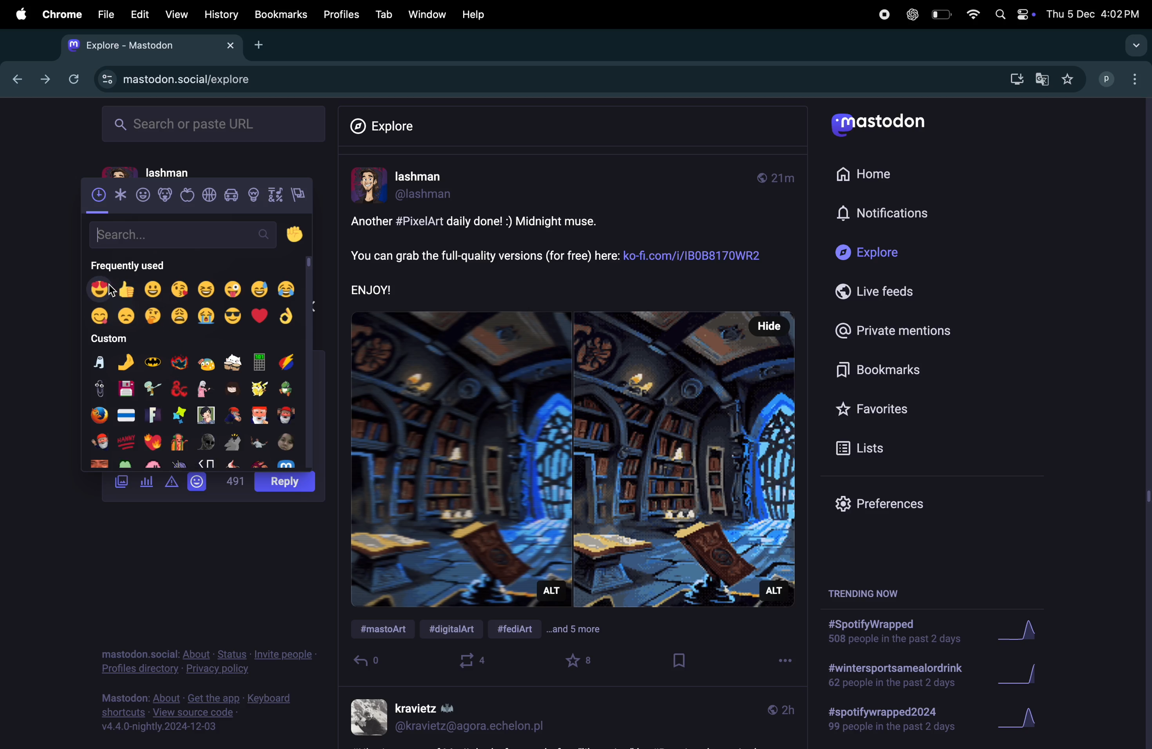  Describe the element at coordinates (369, 663) in the screenshot. I see `reply` at that location.